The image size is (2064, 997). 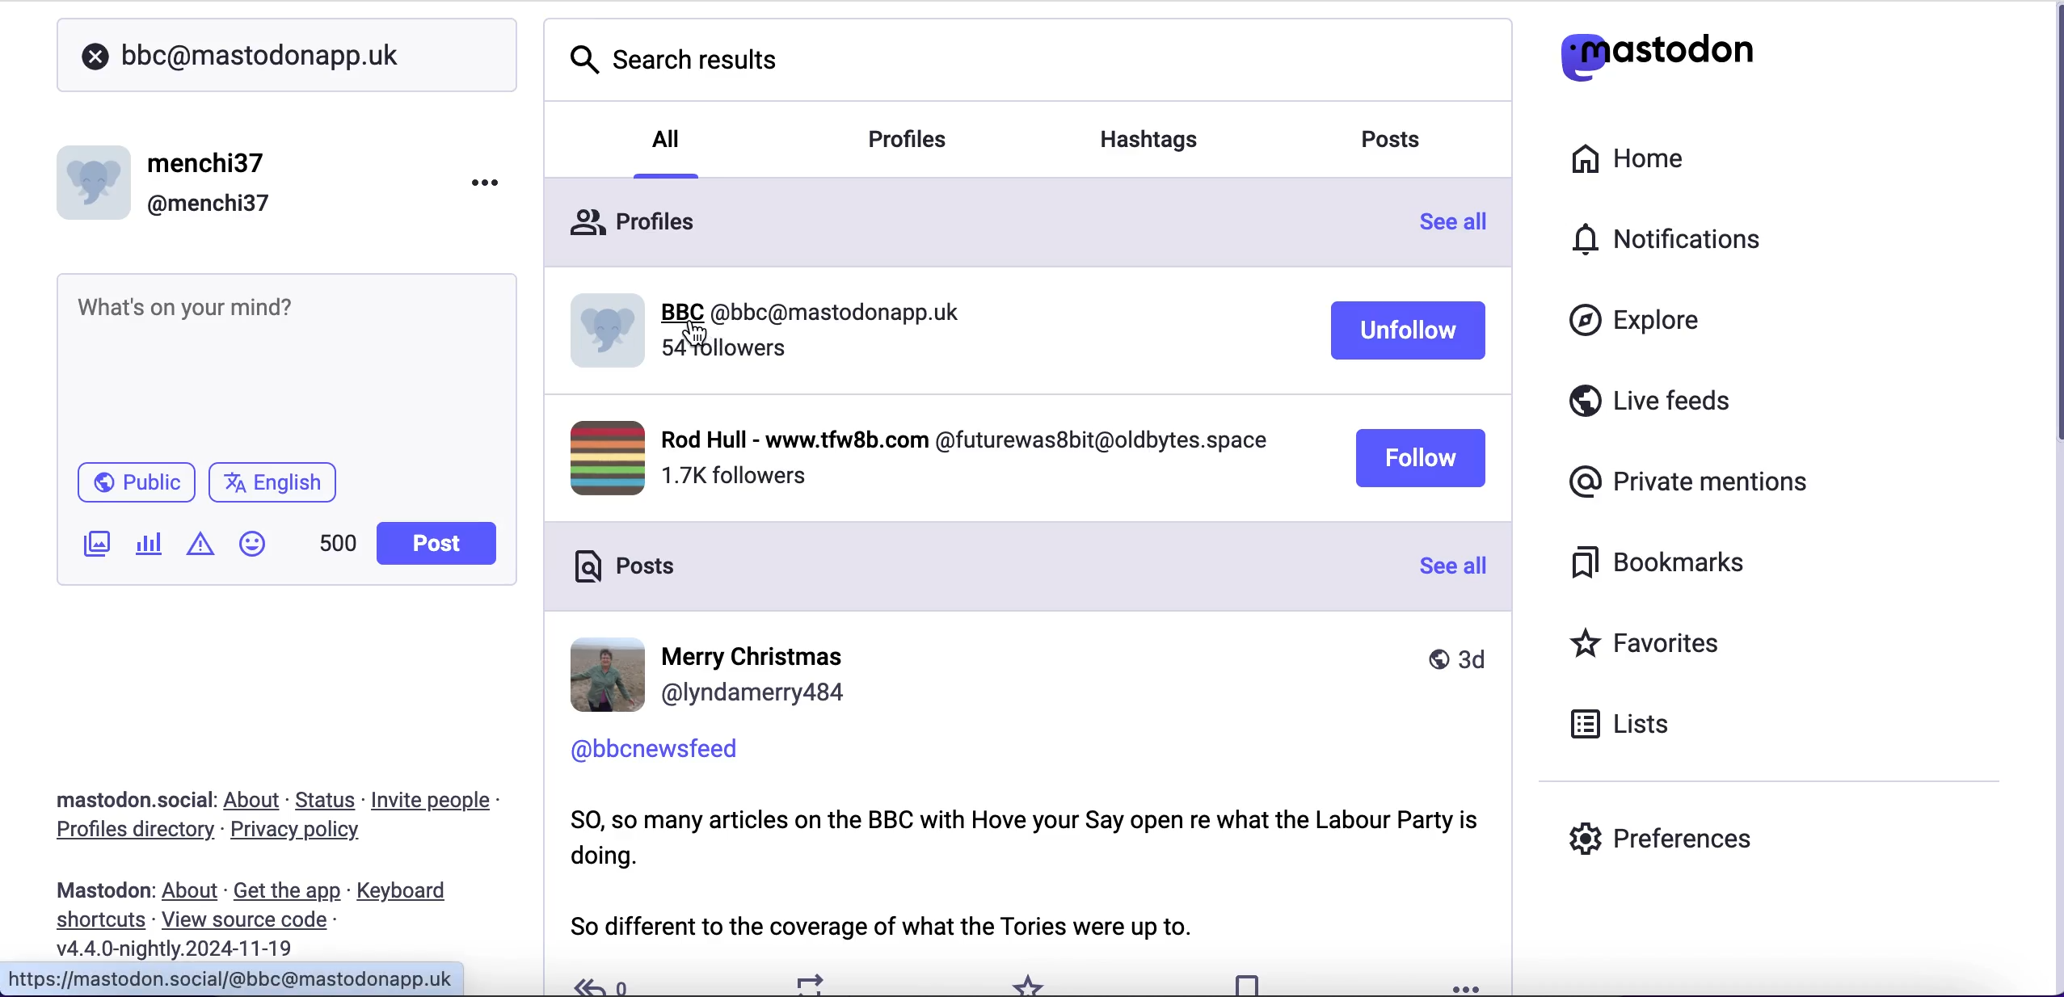 What do you see at coordinates (655, 749) in the screenshot?
I see `@bbcnewsfeed` at bounding box center [655, 749].